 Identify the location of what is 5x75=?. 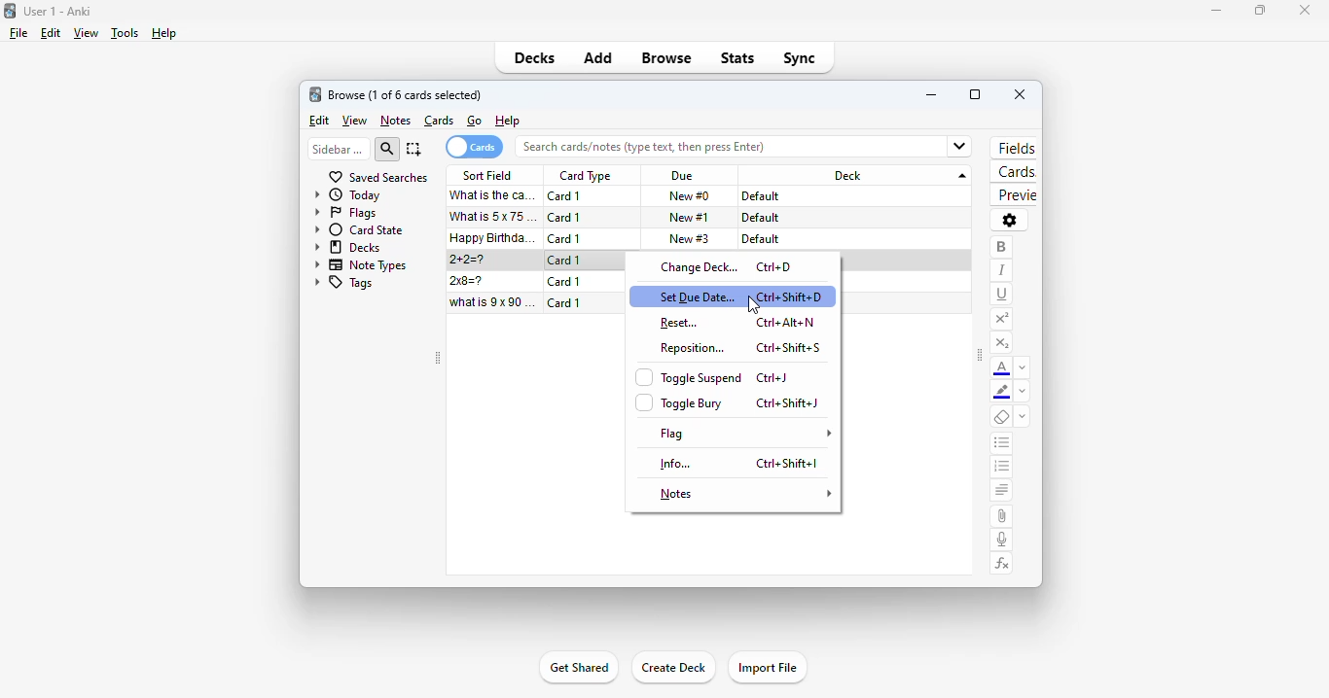
(495, 216).